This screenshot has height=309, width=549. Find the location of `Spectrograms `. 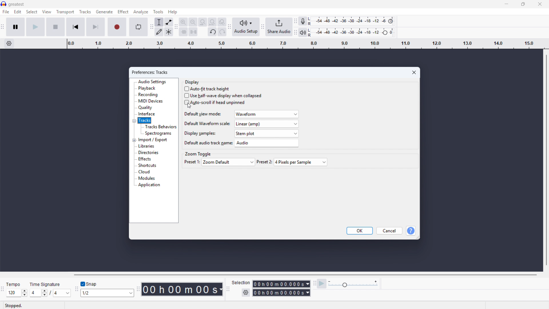

Spectrograms  is located at coordinates (158, 134).